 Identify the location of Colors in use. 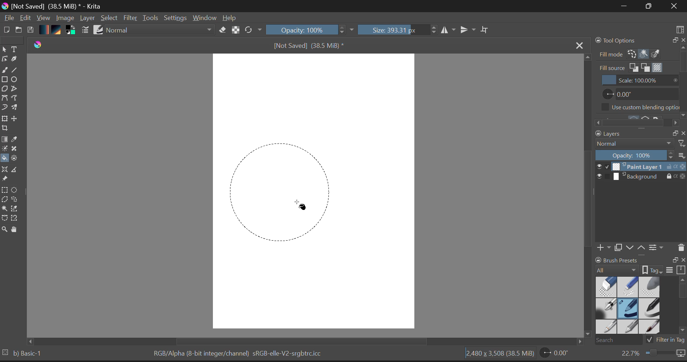
(70, 30).